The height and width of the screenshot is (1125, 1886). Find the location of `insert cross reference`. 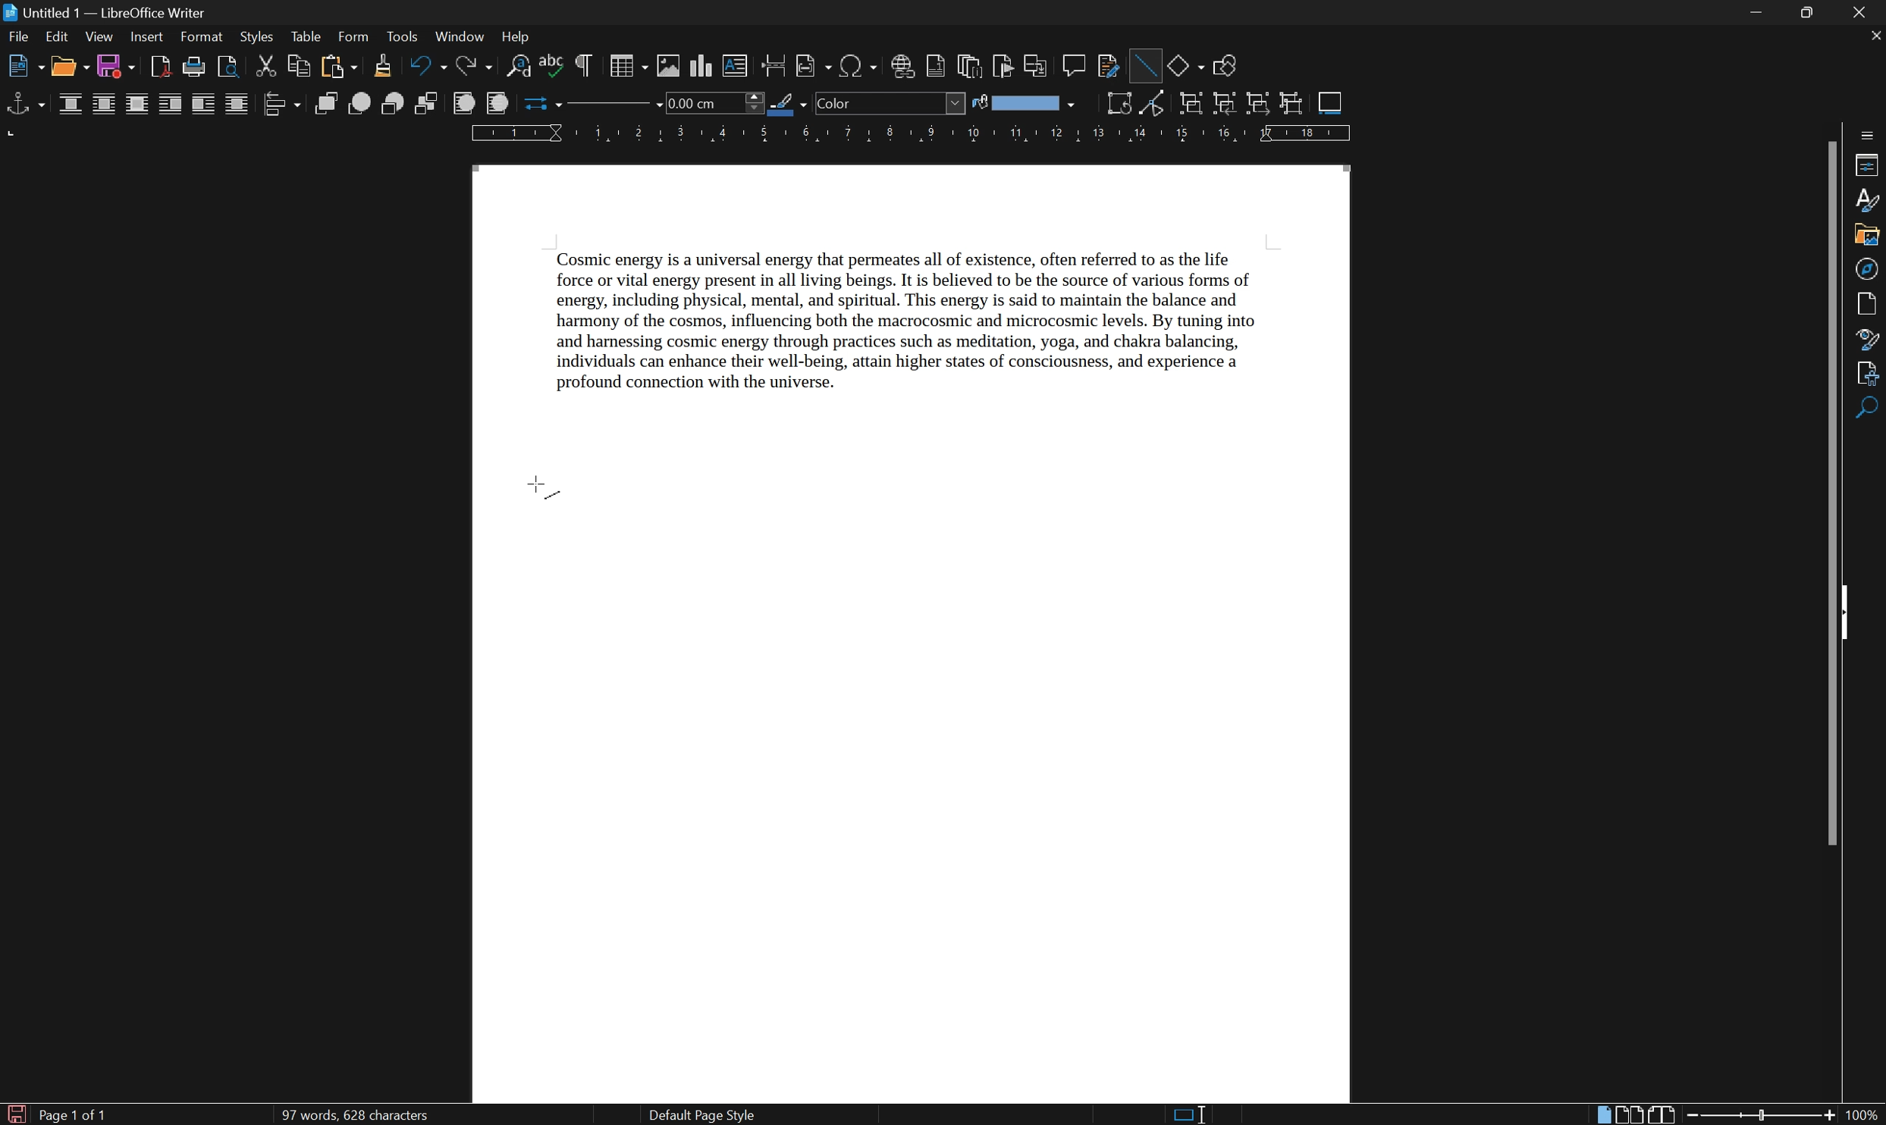

insert cross reference is located at coordinates (1037, 66).